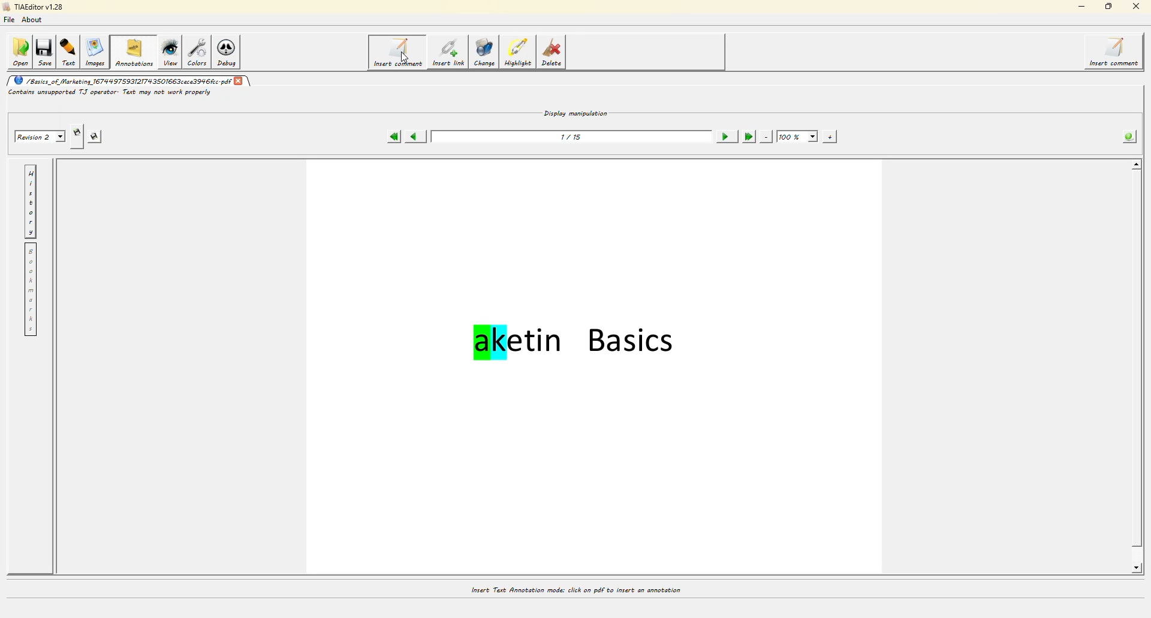  What do you see at coordinates (11, 19) in the screenshot?
I see `file` at bounding box center [11, 19].